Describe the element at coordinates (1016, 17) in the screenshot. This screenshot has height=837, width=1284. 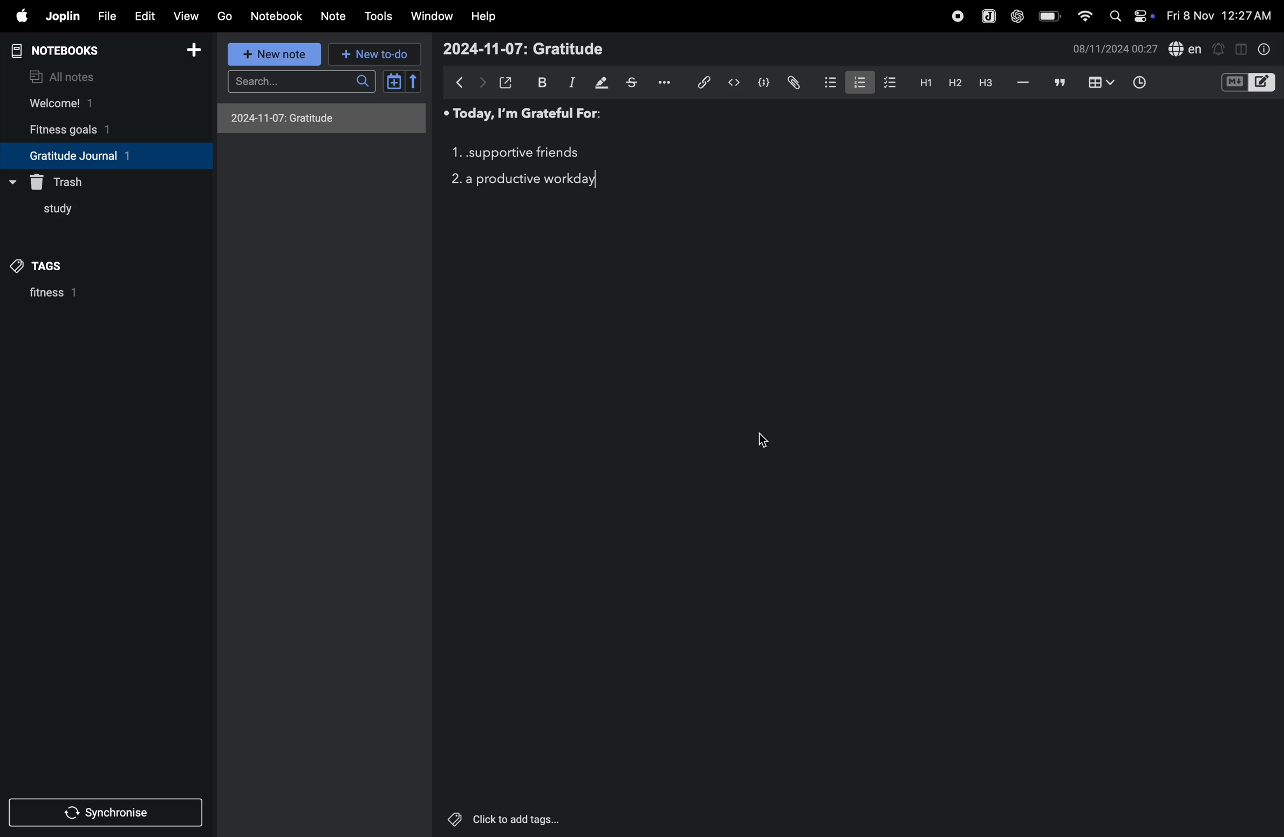
I see `chatgpt` at that location.